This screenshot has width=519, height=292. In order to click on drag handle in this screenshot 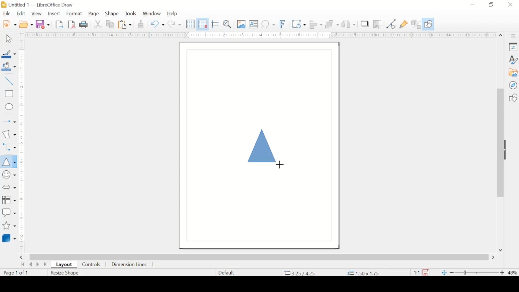, I will do `click(507, 150)`.